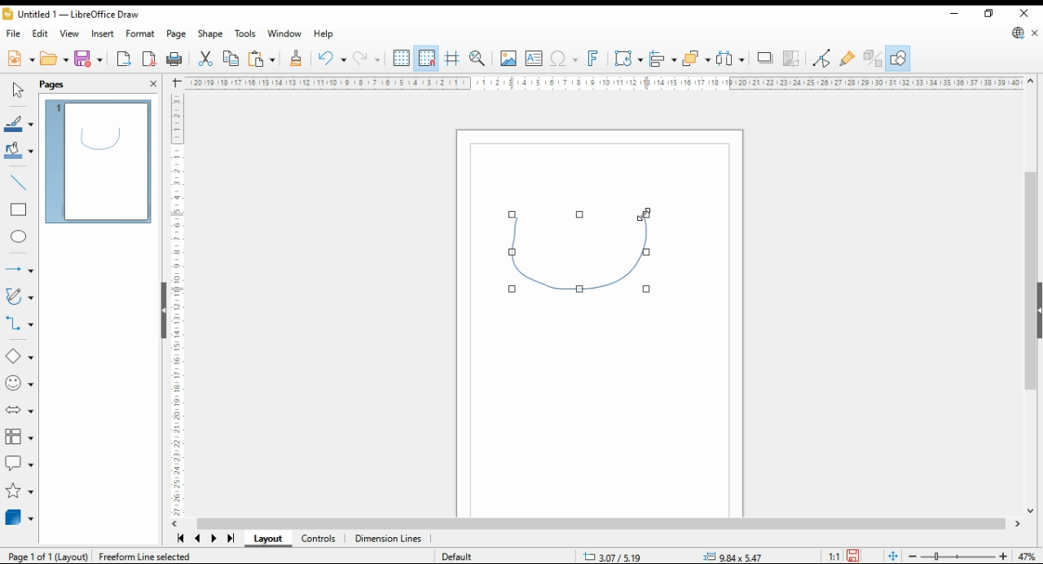  What do you see at coordinates (822, 59) in the screenshot?
I see `toggle point edit mode` at bounding box center [822, 59].